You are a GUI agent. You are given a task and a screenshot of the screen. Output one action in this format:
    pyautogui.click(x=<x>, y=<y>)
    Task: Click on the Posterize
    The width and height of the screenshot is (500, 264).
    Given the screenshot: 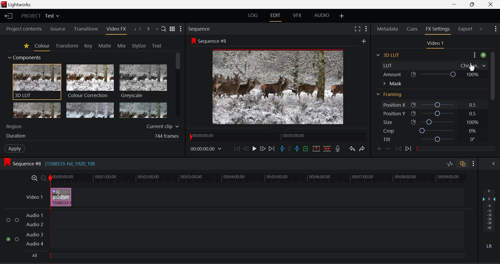 What is the action you would take?
    pyautogui.click(x=143, y=111)
    